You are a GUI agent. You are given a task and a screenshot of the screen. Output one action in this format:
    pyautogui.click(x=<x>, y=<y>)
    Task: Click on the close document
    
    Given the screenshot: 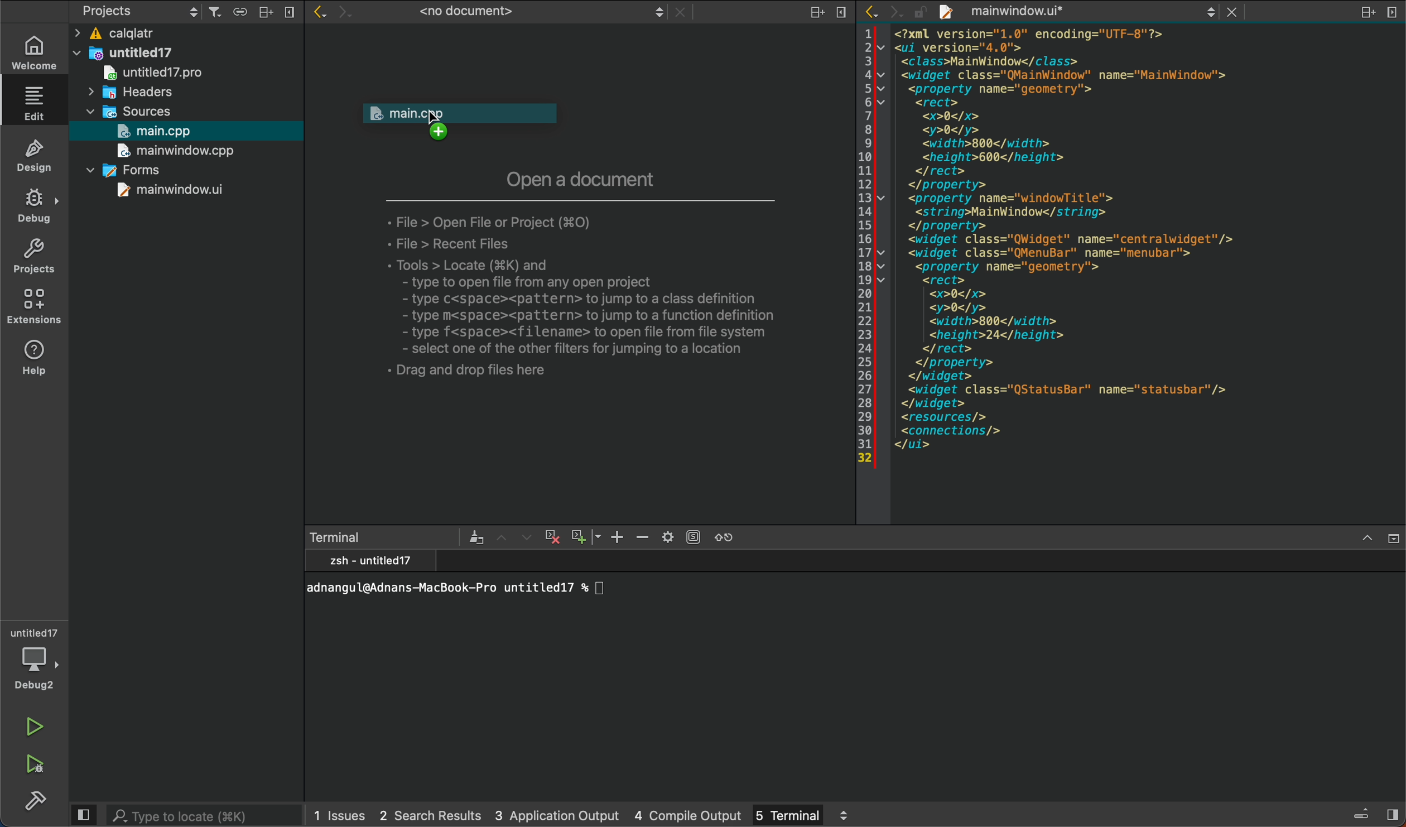 What is the action you would take?
    pyautogui.click(x=1238, y=12)
    